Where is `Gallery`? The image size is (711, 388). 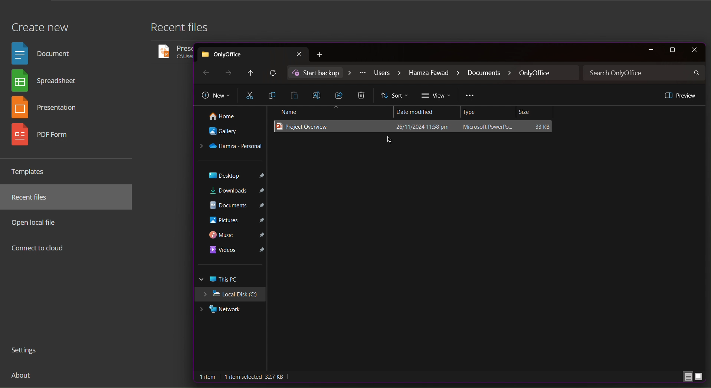 Gallery is located at coordinates (229, 133).